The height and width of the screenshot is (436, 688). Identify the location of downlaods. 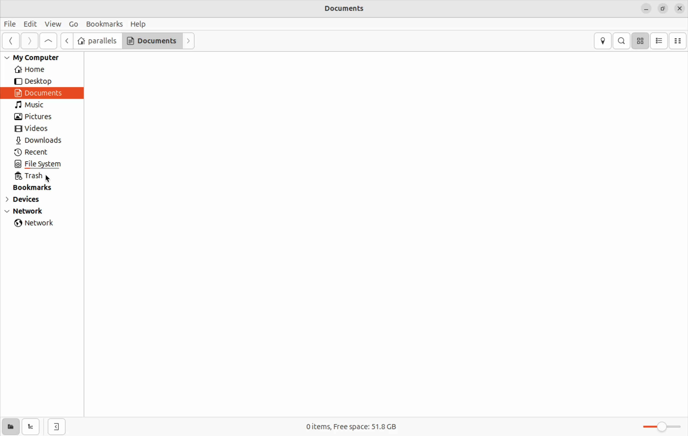
(42, 141).